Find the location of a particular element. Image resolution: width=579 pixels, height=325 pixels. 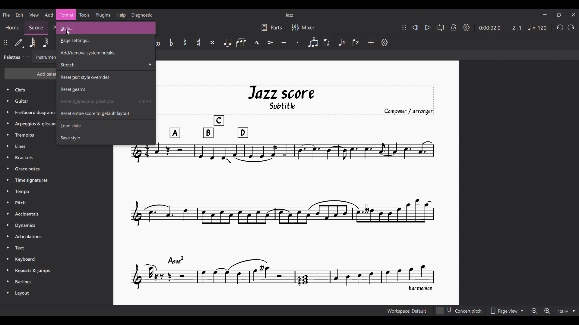

Current score is located at coordinates (285, 188).